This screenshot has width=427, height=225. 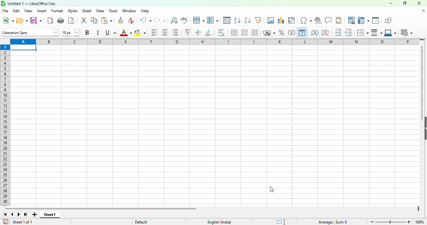 What do you see at coordinates (248, 20) in the screenshot?
I see `sort descending` at bounding box center [248, 20].